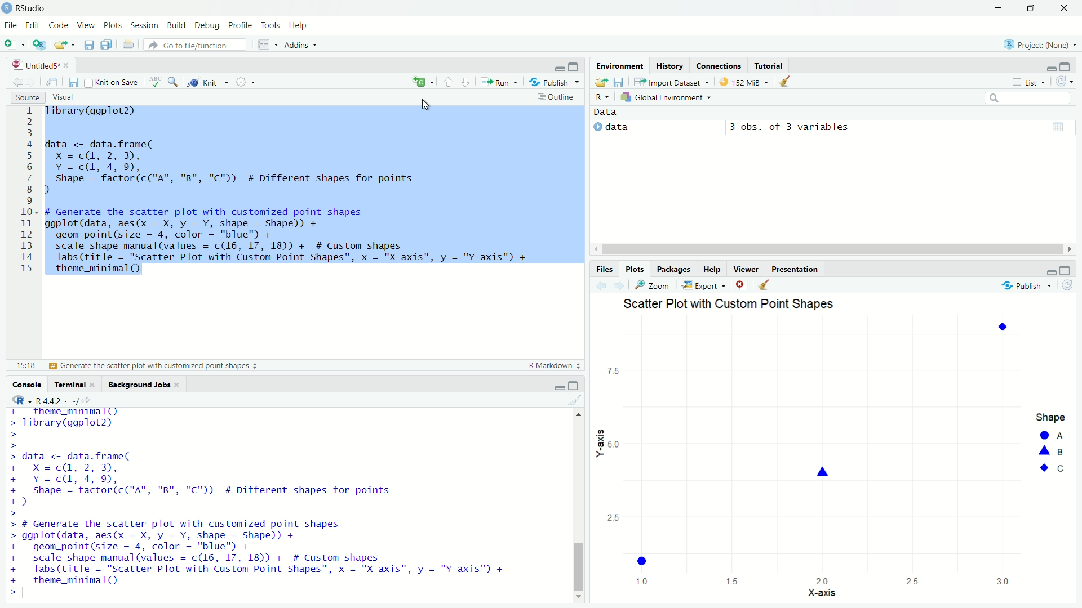 The width and height of the screenshot is (1082, 608). I want to click on Global Environment, so click(666, 98).